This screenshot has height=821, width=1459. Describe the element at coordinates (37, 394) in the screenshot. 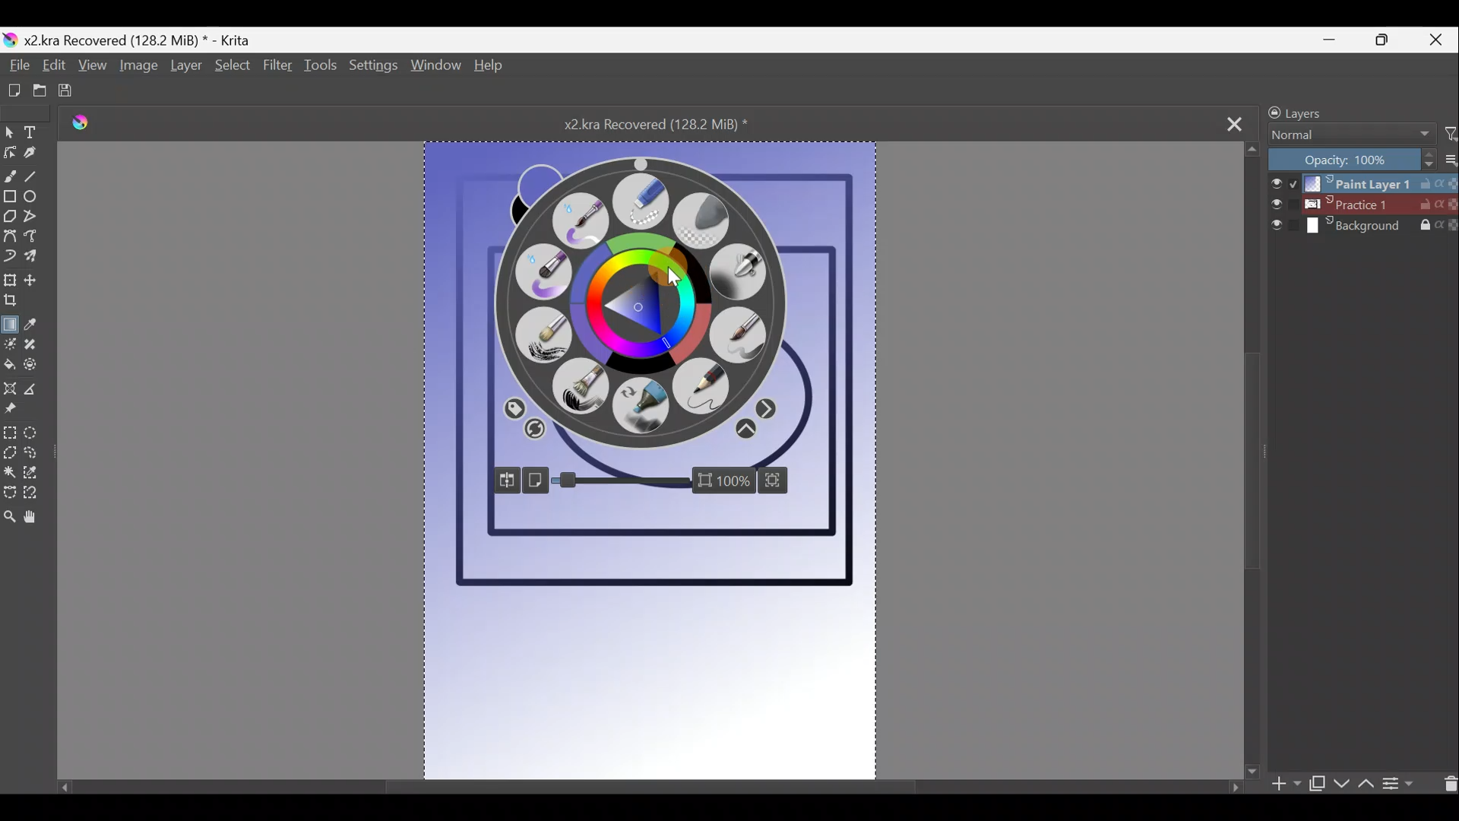

I see `Measure the distance between two points` at that location.